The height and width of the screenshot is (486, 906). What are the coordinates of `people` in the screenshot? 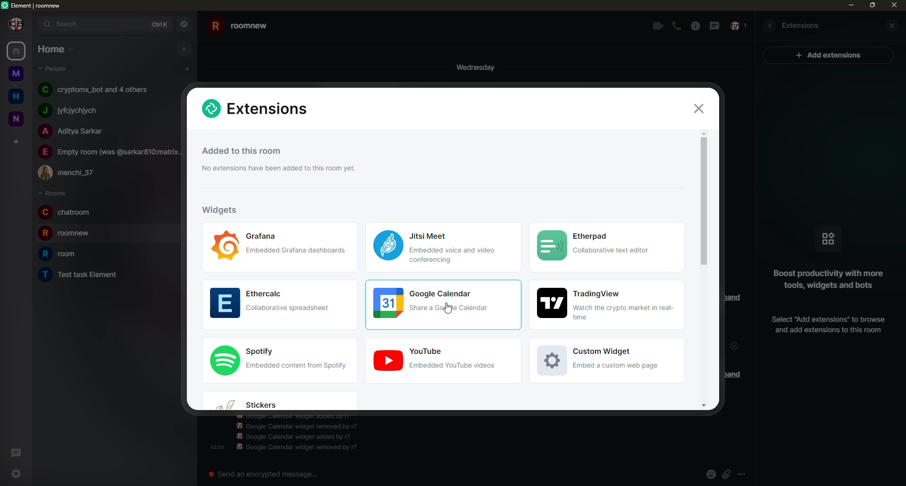 It's located at (97, 90).